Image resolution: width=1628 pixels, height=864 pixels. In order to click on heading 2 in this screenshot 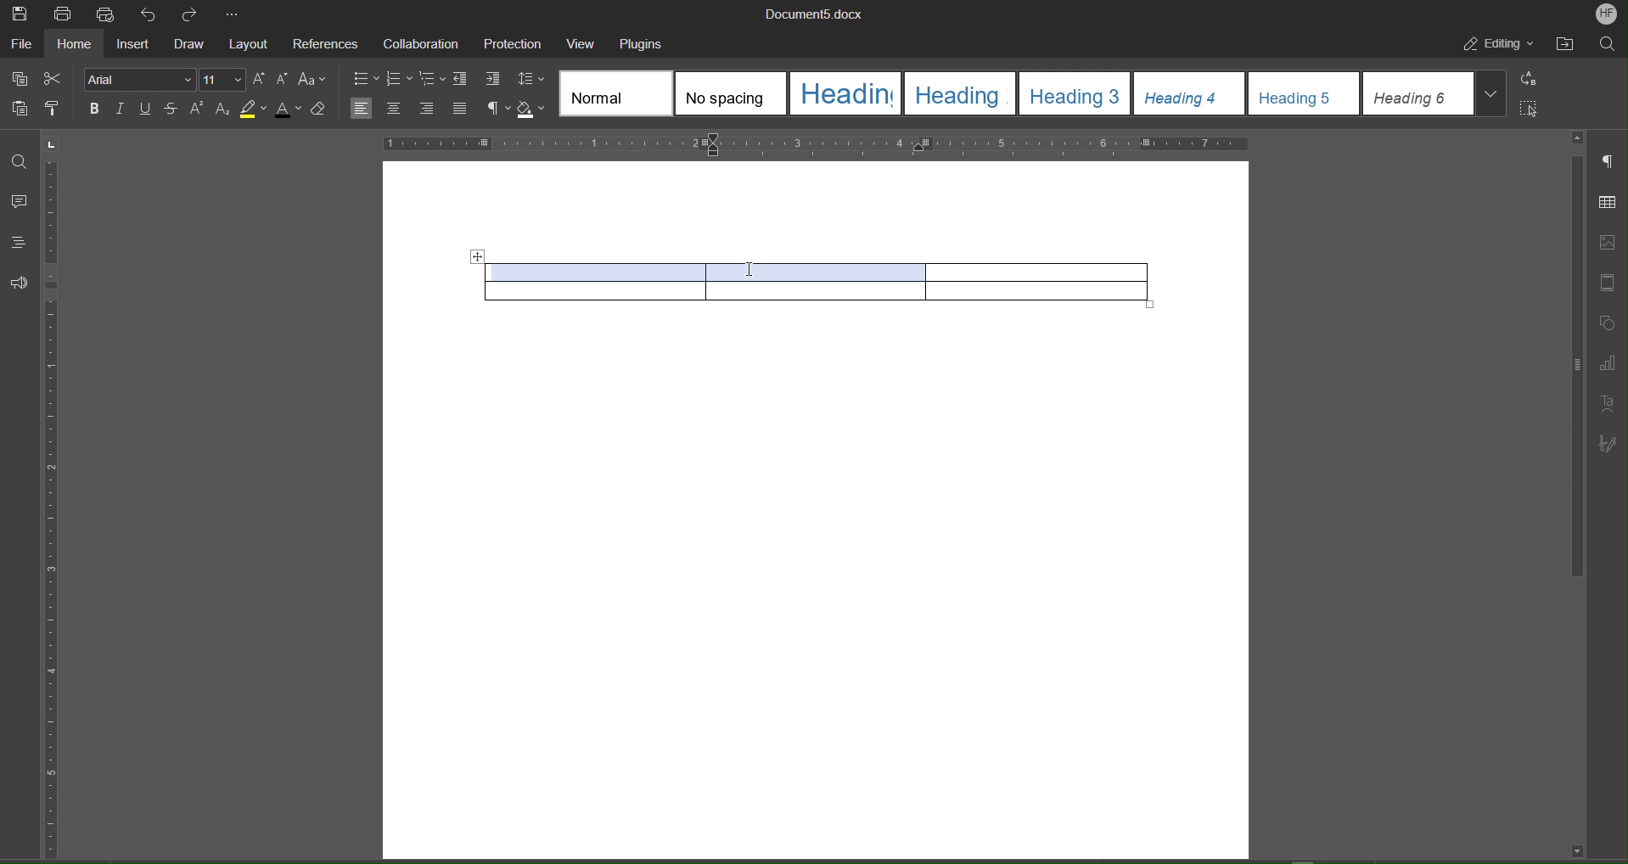, I will do `click(963, 94)`.